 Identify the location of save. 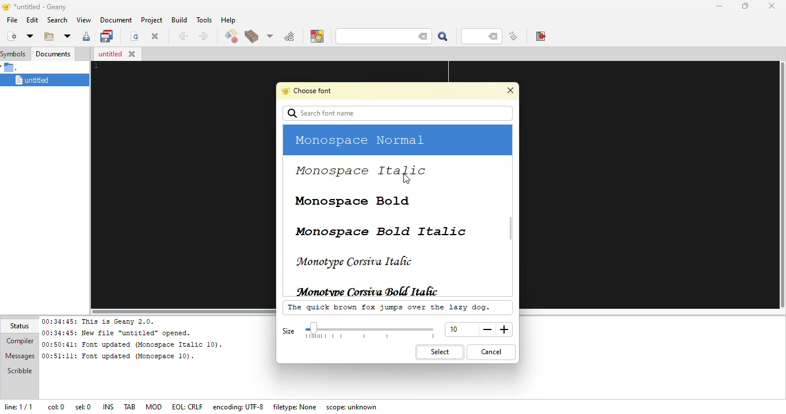
(86, 37).